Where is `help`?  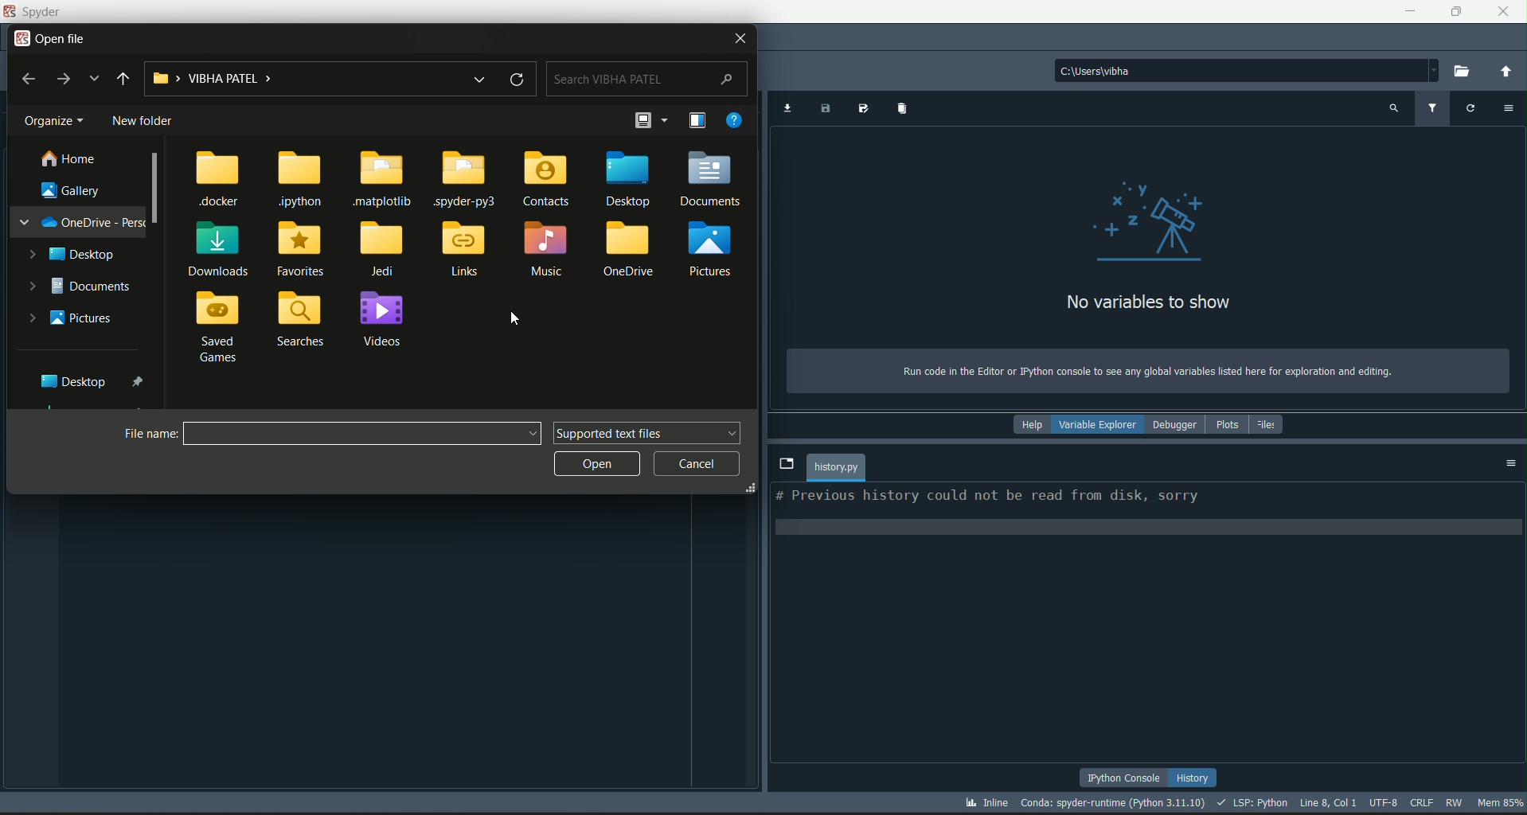
help is located at coordinates (1029, 425).